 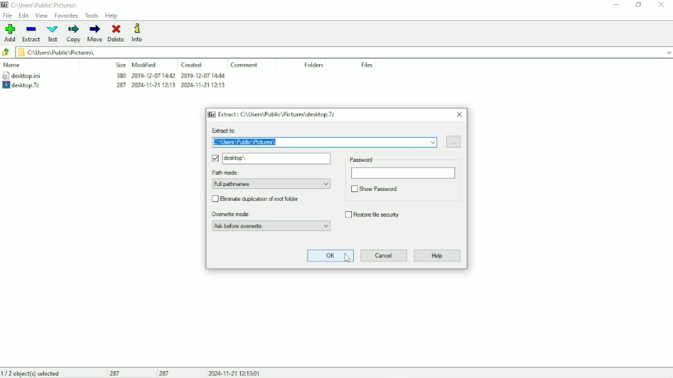 What do you see at coordinates (615, 6) in the screenshot?
I see `Minimize` at bounding box center [615, 6].